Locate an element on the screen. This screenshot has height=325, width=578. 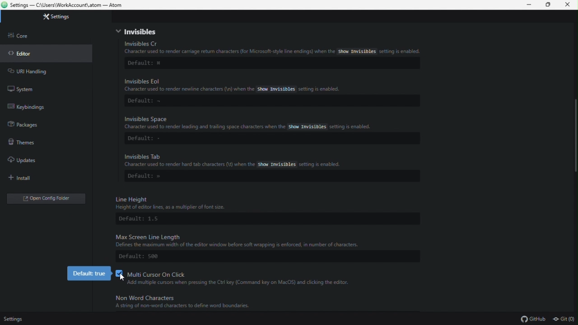
Default: 500 is located at coordinates (148, 257).